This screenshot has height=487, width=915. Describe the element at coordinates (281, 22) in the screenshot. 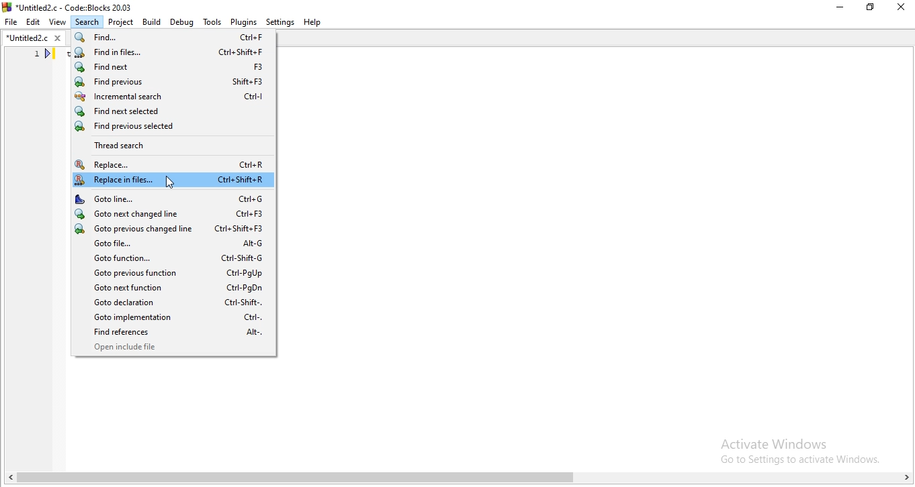

I see `settings` at that location.